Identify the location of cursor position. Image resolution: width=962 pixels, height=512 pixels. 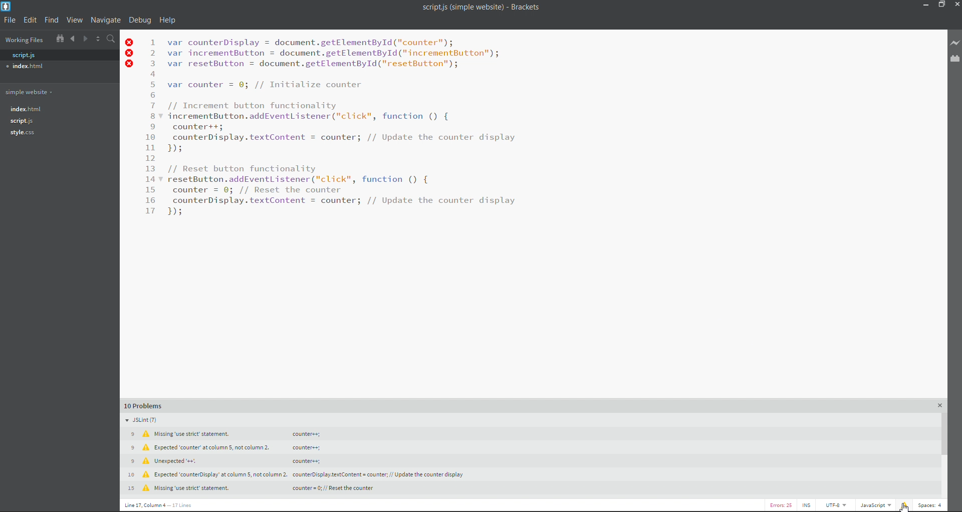
(179, 506).